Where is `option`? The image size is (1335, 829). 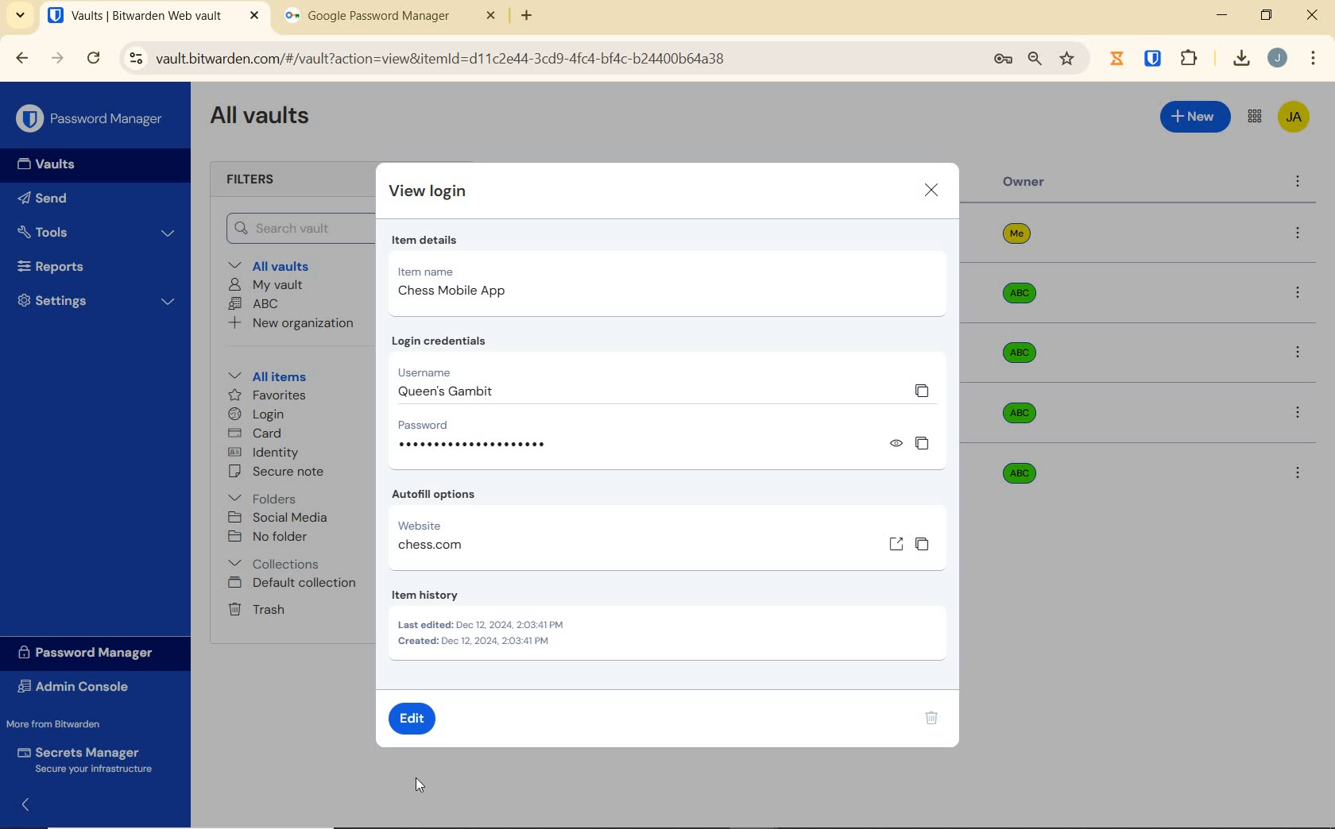
option is located at coordinates (1297, 411).